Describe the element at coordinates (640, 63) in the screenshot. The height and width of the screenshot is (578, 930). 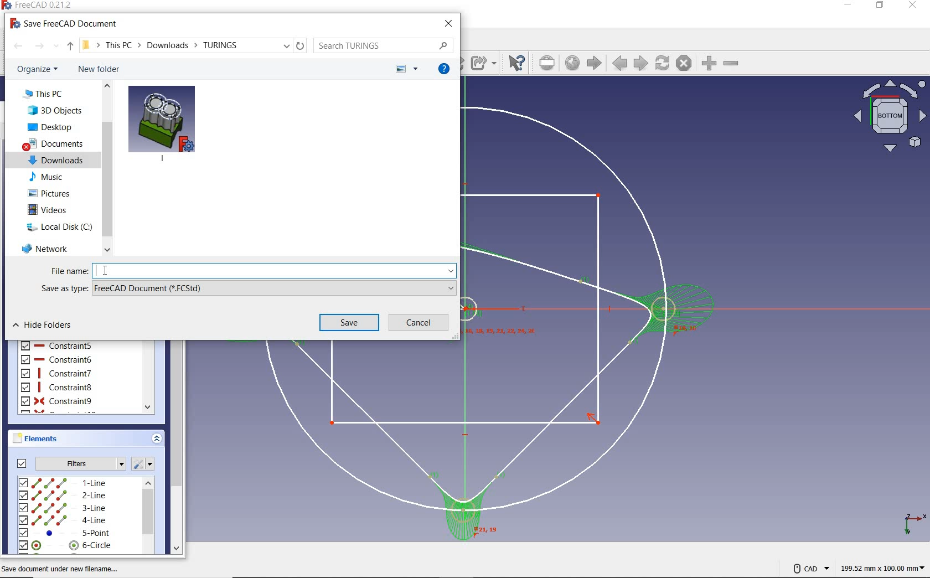
I see `next page` at that location.